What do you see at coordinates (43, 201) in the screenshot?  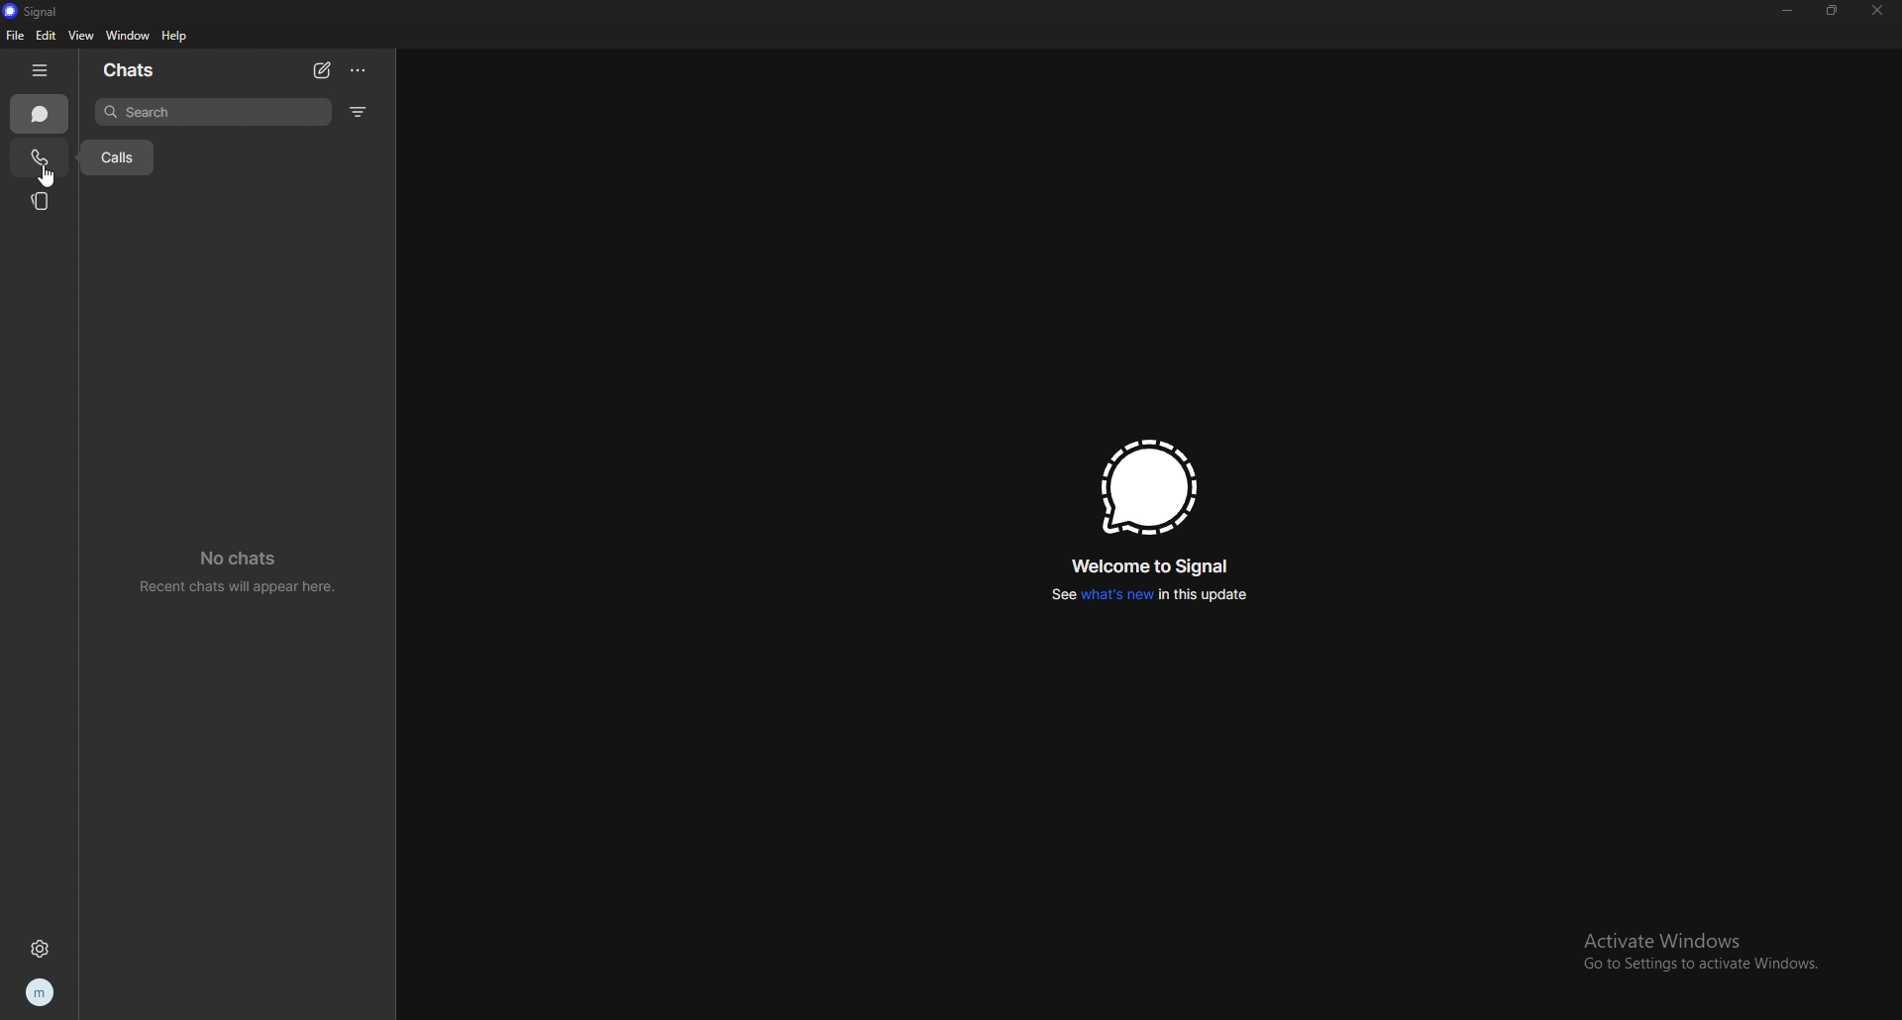 I see `stories` at bounding box center [43, 201].